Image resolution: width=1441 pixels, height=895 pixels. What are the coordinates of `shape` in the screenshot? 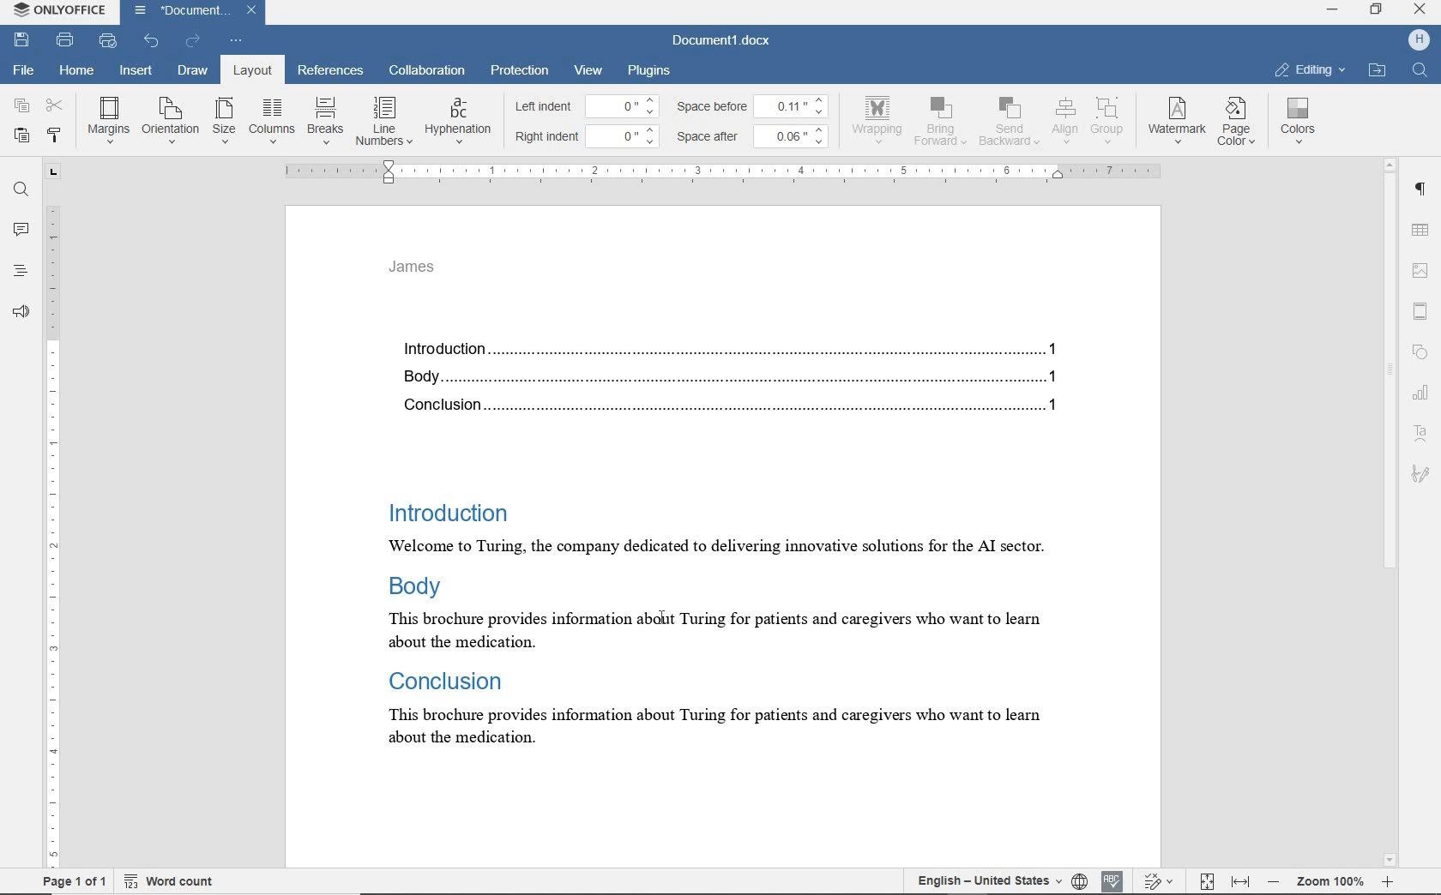 It's located at (1420, 351).